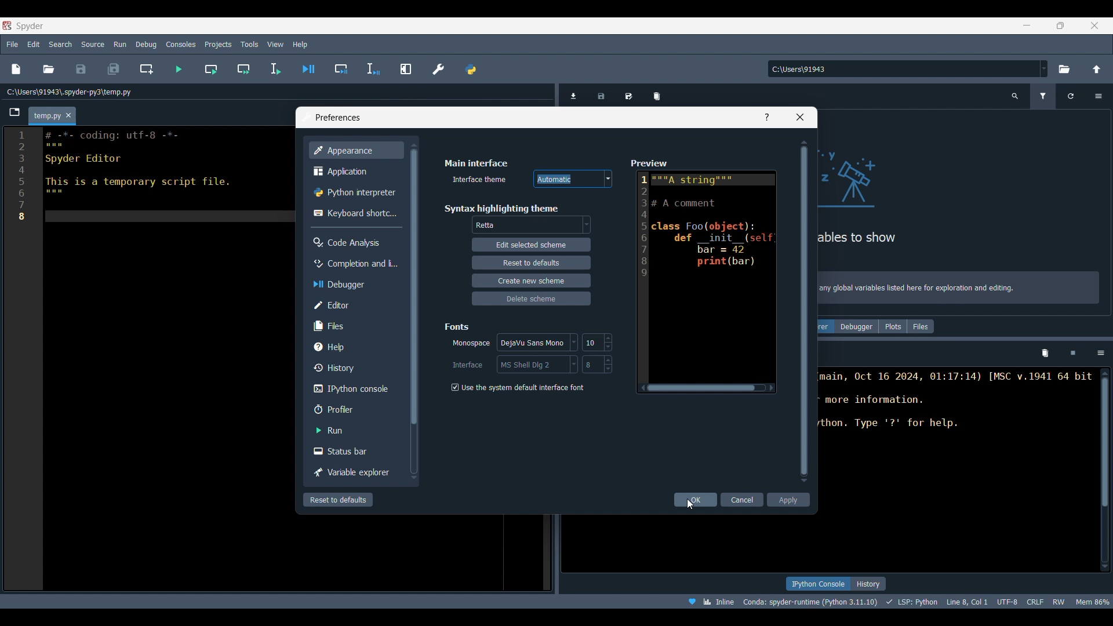  What do you see at coordinates (966, 600) in the screenshot?
I see `cursor details` at bounding box center [966, 600].